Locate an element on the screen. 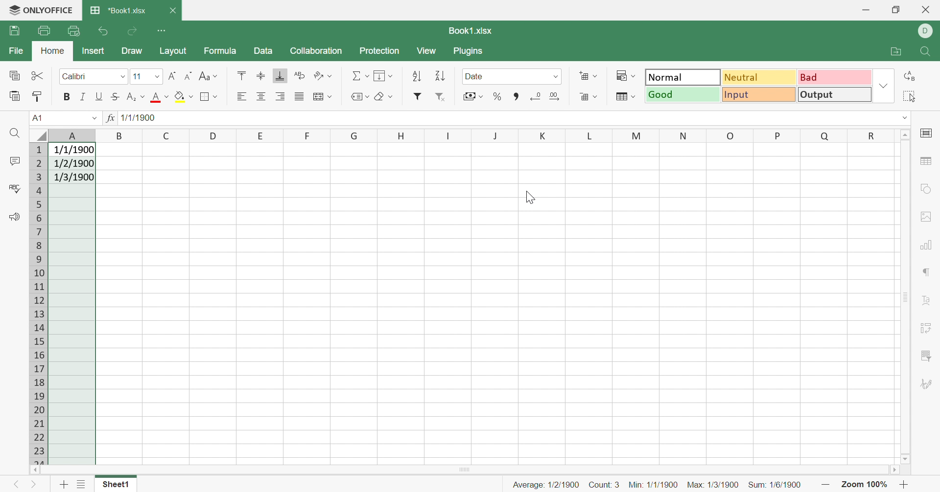 Image resolution: width=940 pixels, height=492 pixels. Wrap text is located at coordinates (324, 98).